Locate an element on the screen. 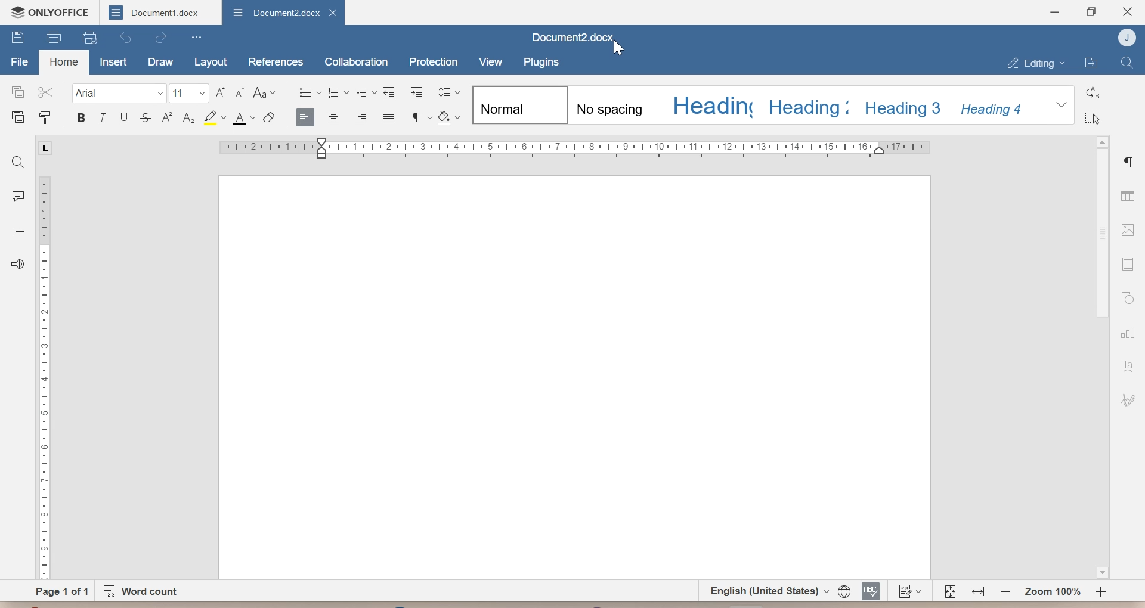 This screenshot has width=1145, height=608. Draw is located at coordinates (160, 63).